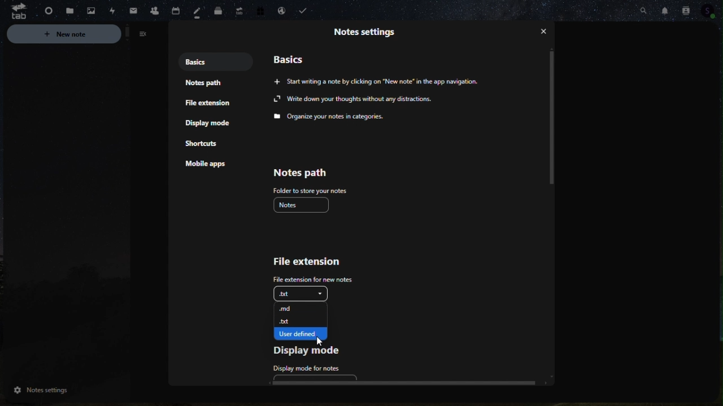  I want to click on File extension, so click(315, 269).